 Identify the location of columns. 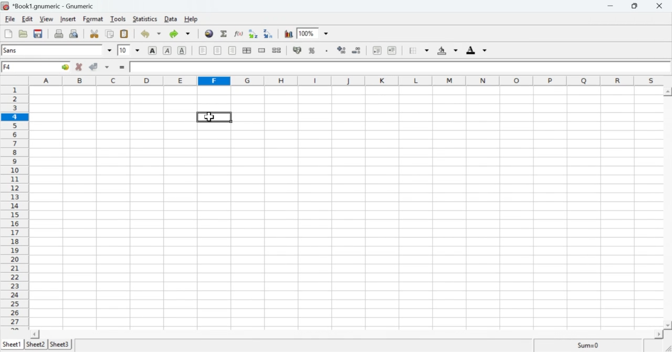
(348, 81).